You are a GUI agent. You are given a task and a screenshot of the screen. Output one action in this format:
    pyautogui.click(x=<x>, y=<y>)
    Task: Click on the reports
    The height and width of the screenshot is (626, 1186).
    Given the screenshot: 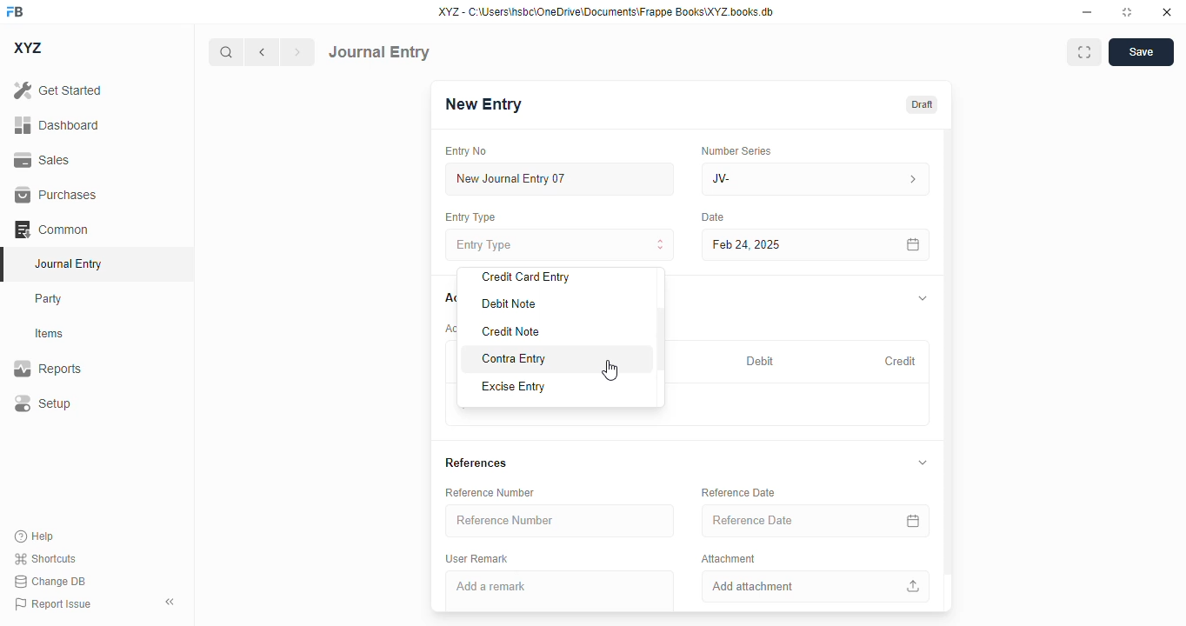 What is the action you would take?
    pyautogui.click(x=48, y=368)
    